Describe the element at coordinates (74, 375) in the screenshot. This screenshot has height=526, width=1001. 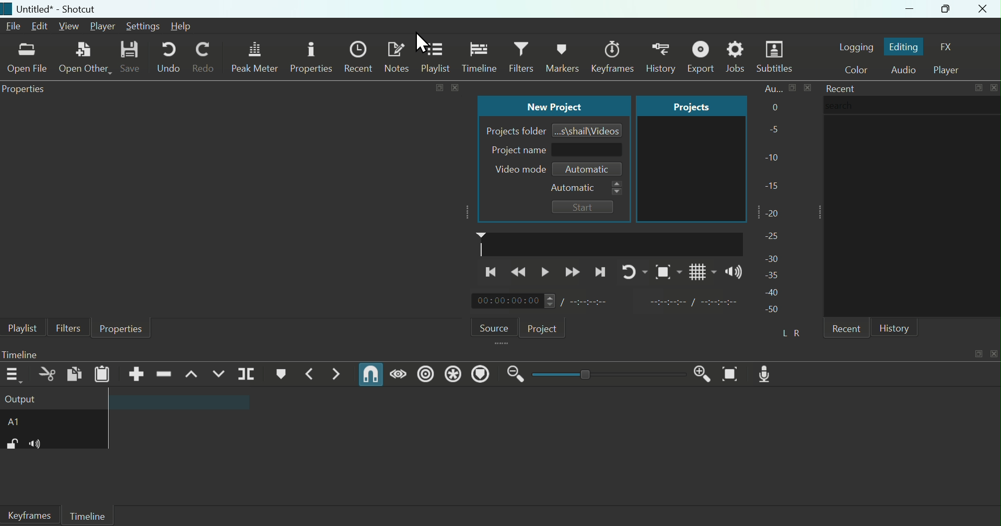
I see `Copy` at that location.